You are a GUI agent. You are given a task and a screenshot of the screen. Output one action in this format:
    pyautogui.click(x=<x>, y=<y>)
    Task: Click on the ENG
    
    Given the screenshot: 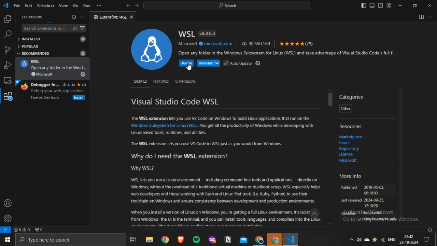 What is the action you would take?
    pyautogui.click(x=392, y=239)
    